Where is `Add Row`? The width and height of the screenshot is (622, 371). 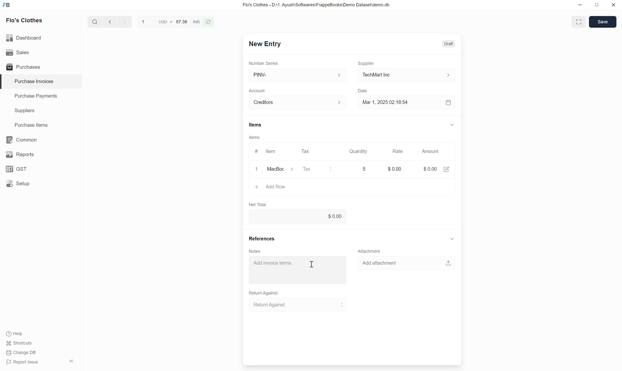
Add Row is located at coordinates (352, 189).